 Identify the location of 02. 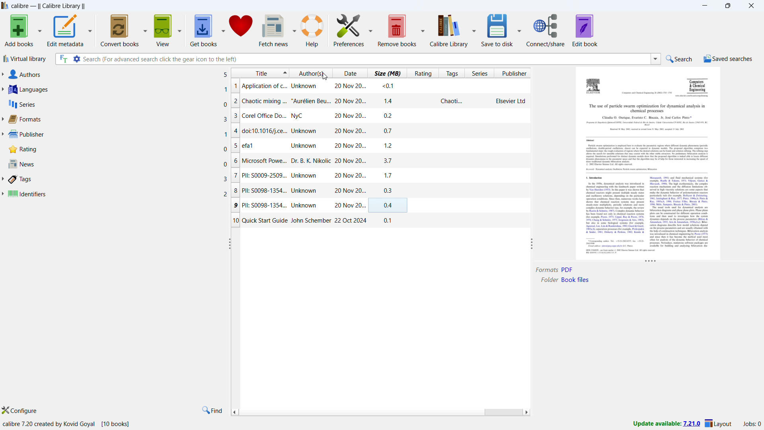
(390, 115).